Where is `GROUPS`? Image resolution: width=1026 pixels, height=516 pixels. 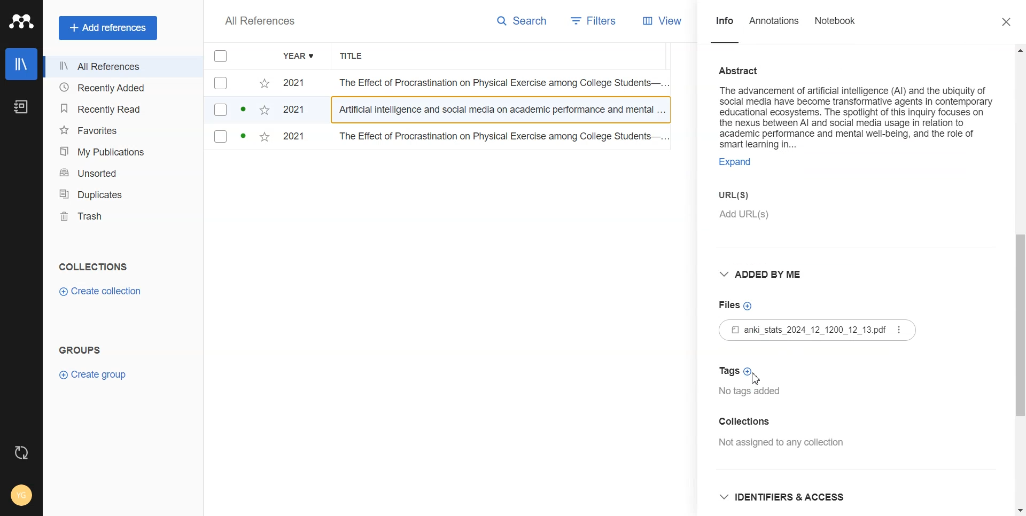
GROUPS is located at coordinates (79, 349).